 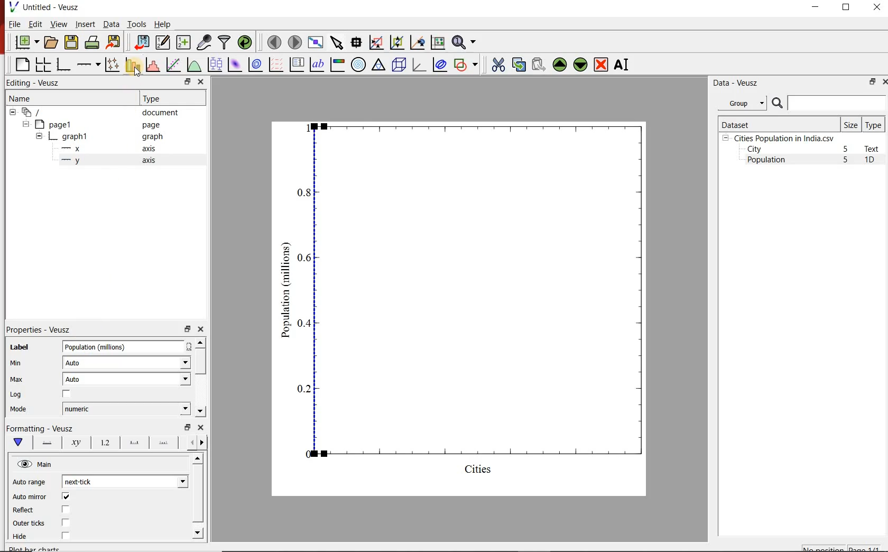 What do you see at coordinates (50, 42) in the screenshot?
I see `open a document` at bounding box center [50, 42].